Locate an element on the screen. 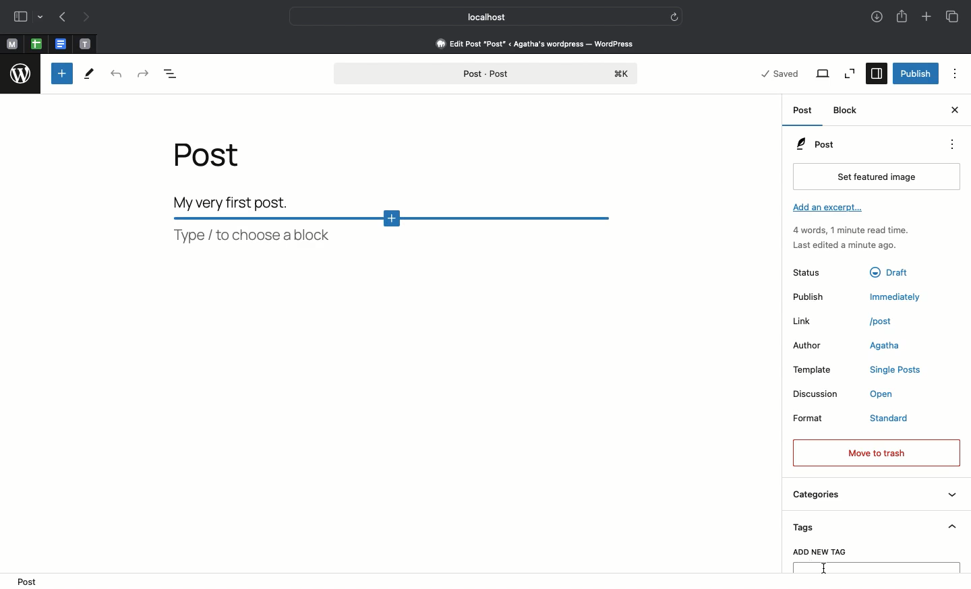 Image resolution: width=971 pixels, height=589 pixels. wordpress logo is located at coordinates (21, 73).